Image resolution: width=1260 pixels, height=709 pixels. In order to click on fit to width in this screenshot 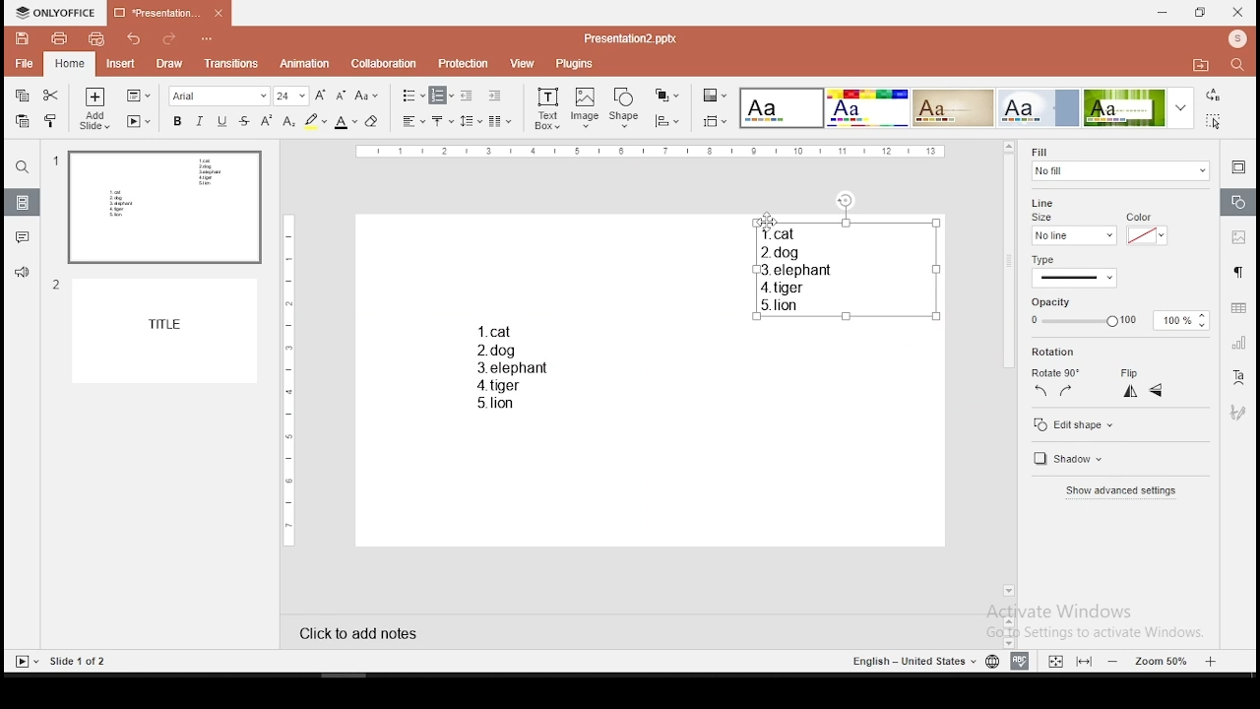, I will do `click(1085, 662)`.